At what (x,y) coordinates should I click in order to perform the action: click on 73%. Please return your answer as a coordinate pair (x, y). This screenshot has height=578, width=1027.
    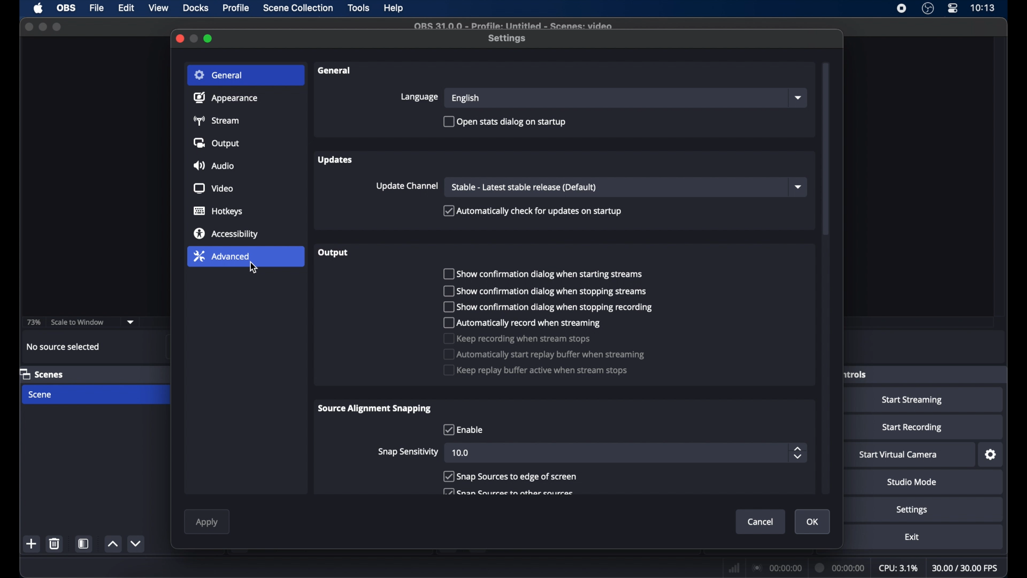
    Looking at the image, I should click on (34, 322).